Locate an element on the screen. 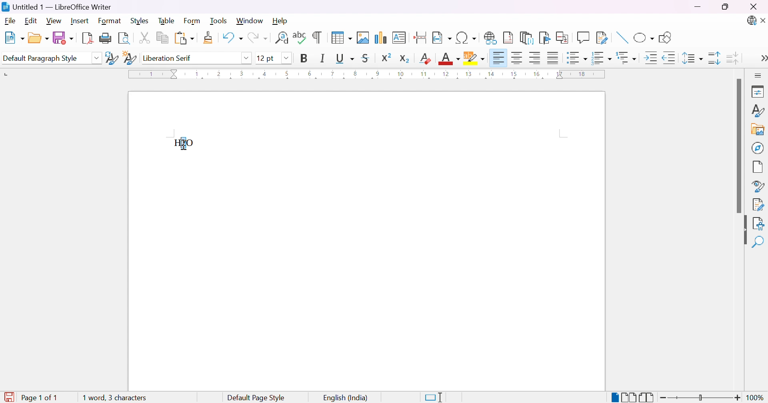 The height and width of the screenshot is (403, 768). Minimize is located at coordinates (699, 7).